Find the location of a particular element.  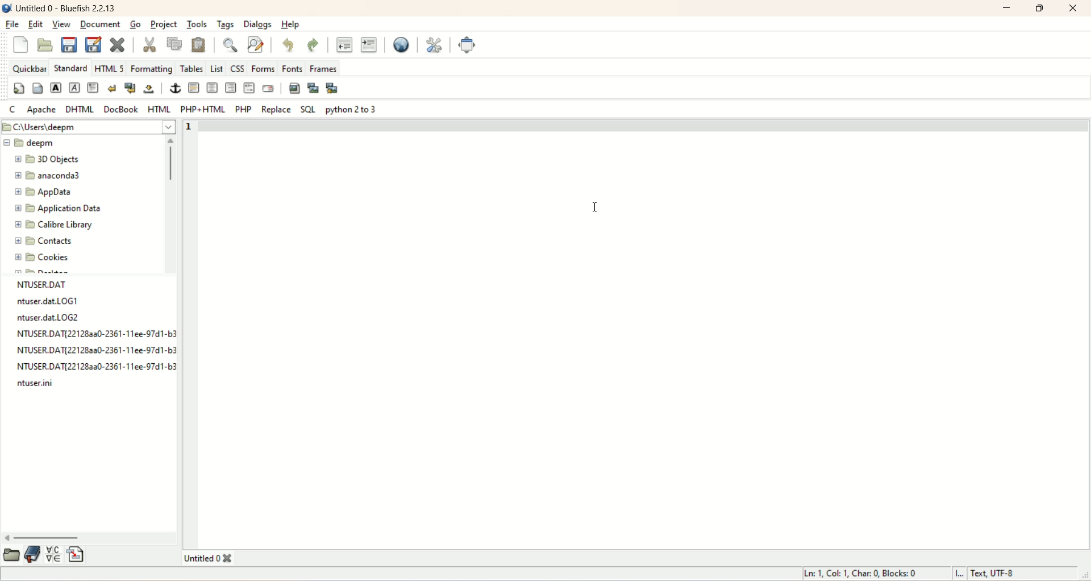

copy is located at coordinates (178, 45).